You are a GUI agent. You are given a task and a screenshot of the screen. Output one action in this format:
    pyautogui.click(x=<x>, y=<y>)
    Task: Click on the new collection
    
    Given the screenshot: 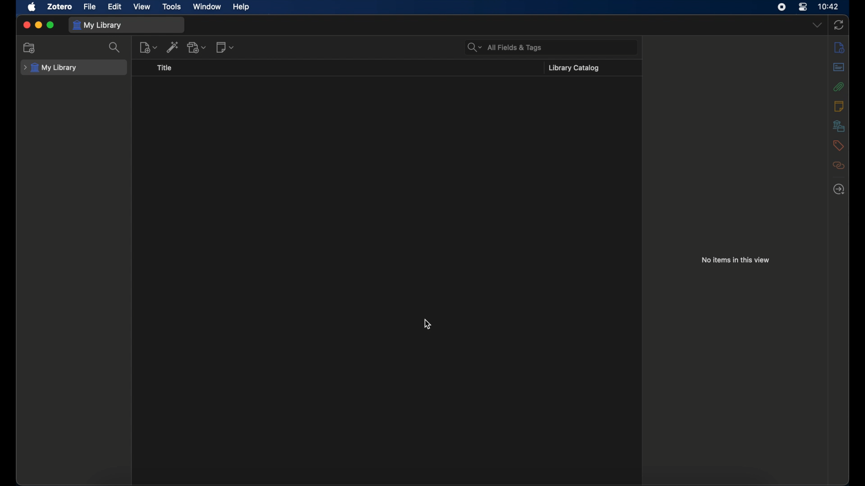 What is the action you would take?
    pyautogui.click(x=29, y=48)
    